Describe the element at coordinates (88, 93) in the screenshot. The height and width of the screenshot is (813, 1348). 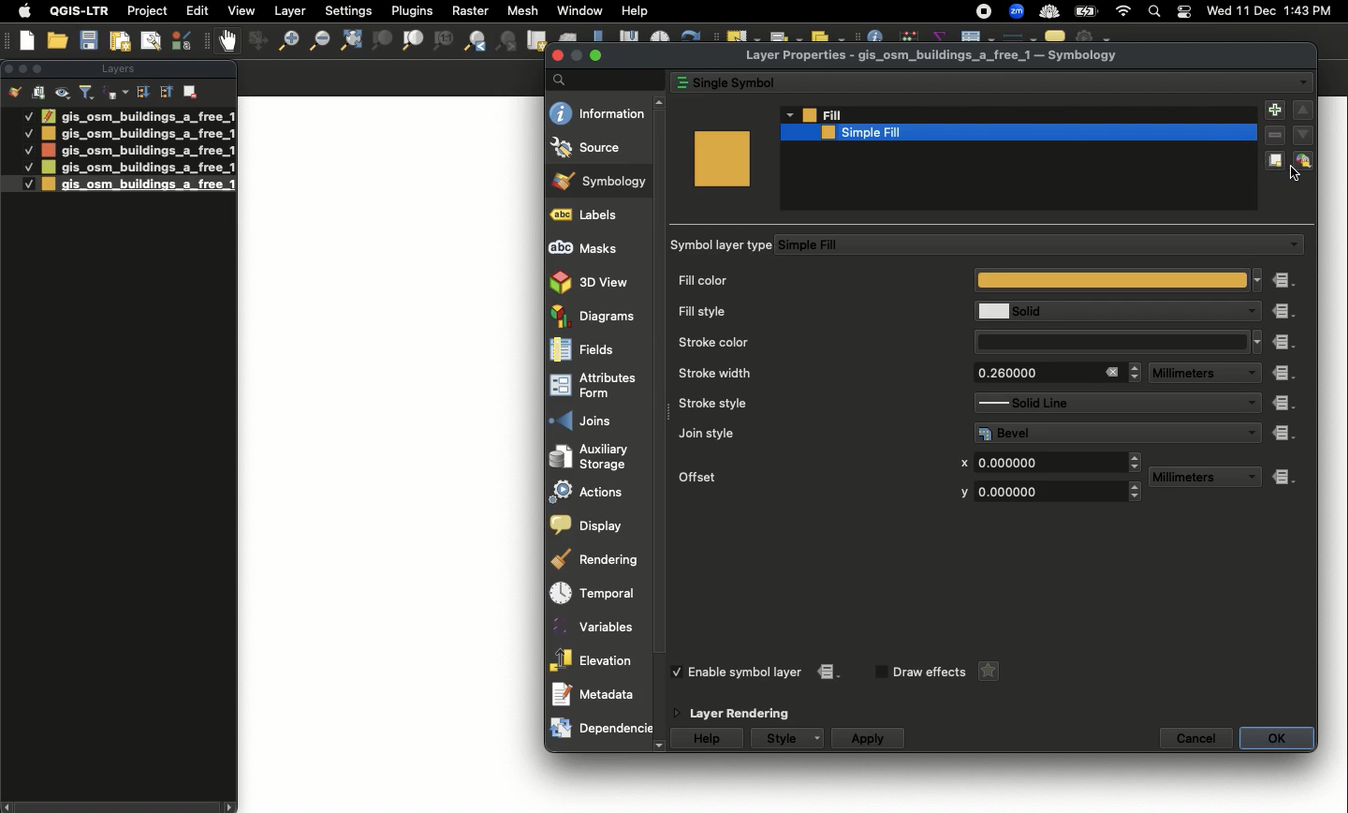
I see `Filter legend` at that location.